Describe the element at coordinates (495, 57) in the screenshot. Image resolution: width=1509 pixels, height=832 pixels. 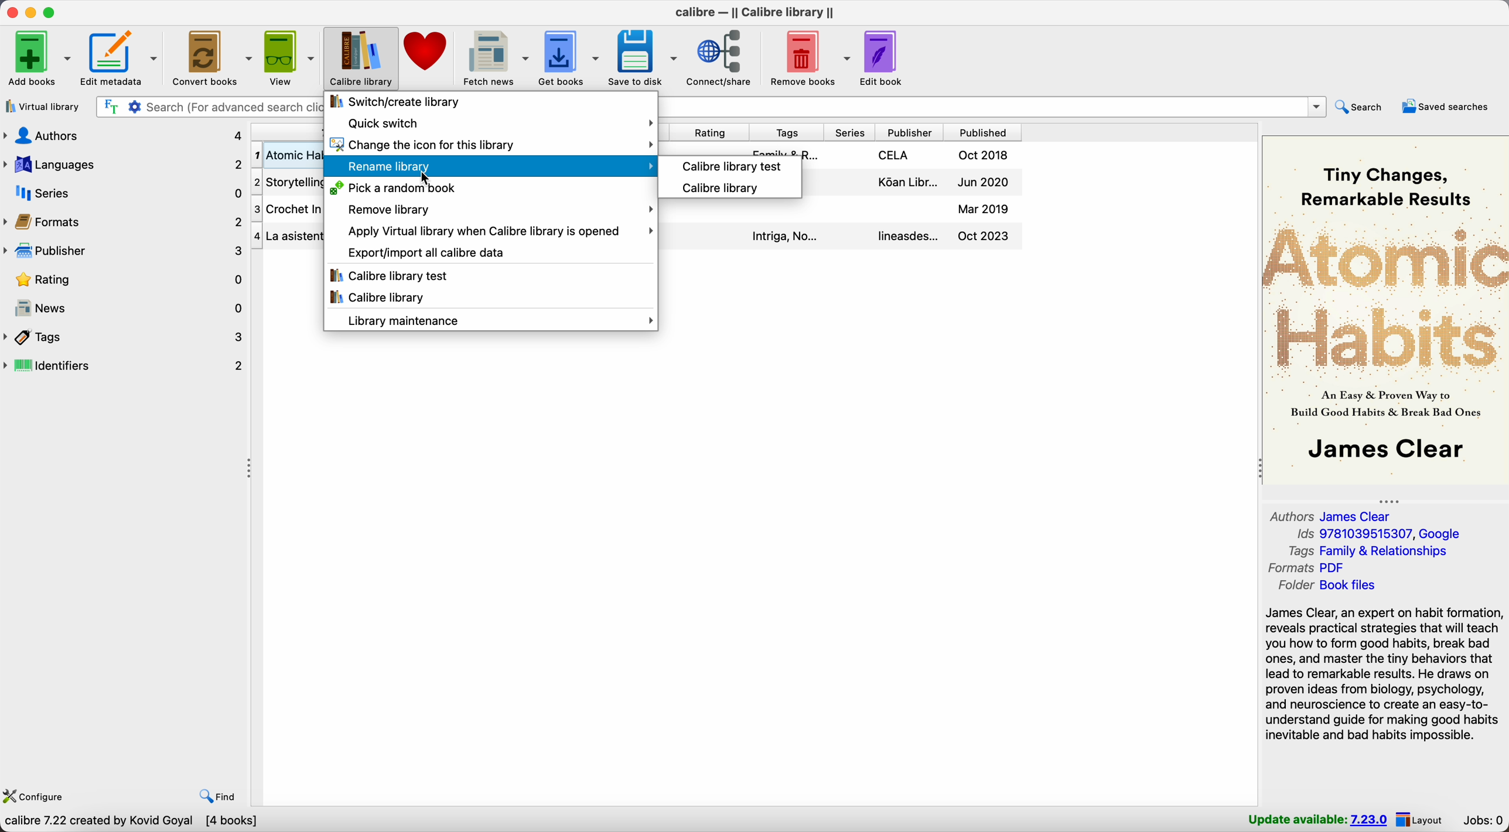
I see `fetch news` at that location.